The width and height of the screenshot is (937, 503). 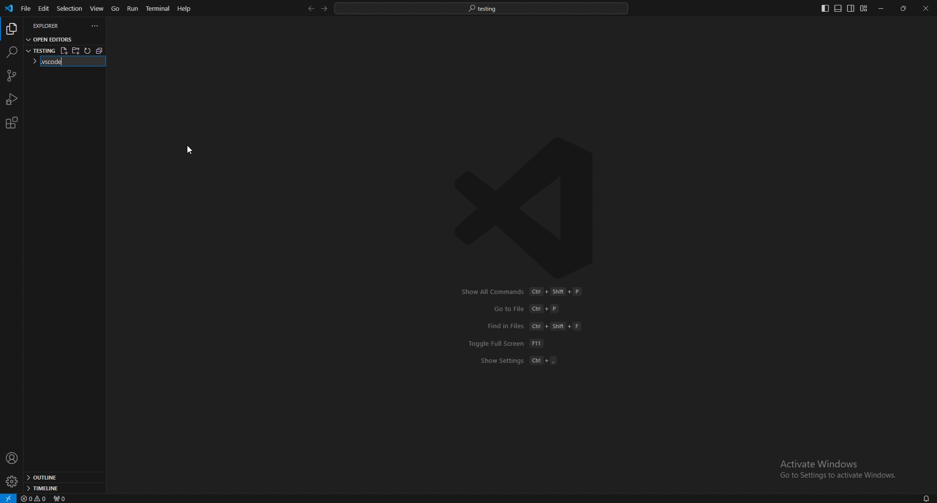 What do you see at coordinates (25, 9) in the screenshot?
I see `file` at bounding box center [25, 9].